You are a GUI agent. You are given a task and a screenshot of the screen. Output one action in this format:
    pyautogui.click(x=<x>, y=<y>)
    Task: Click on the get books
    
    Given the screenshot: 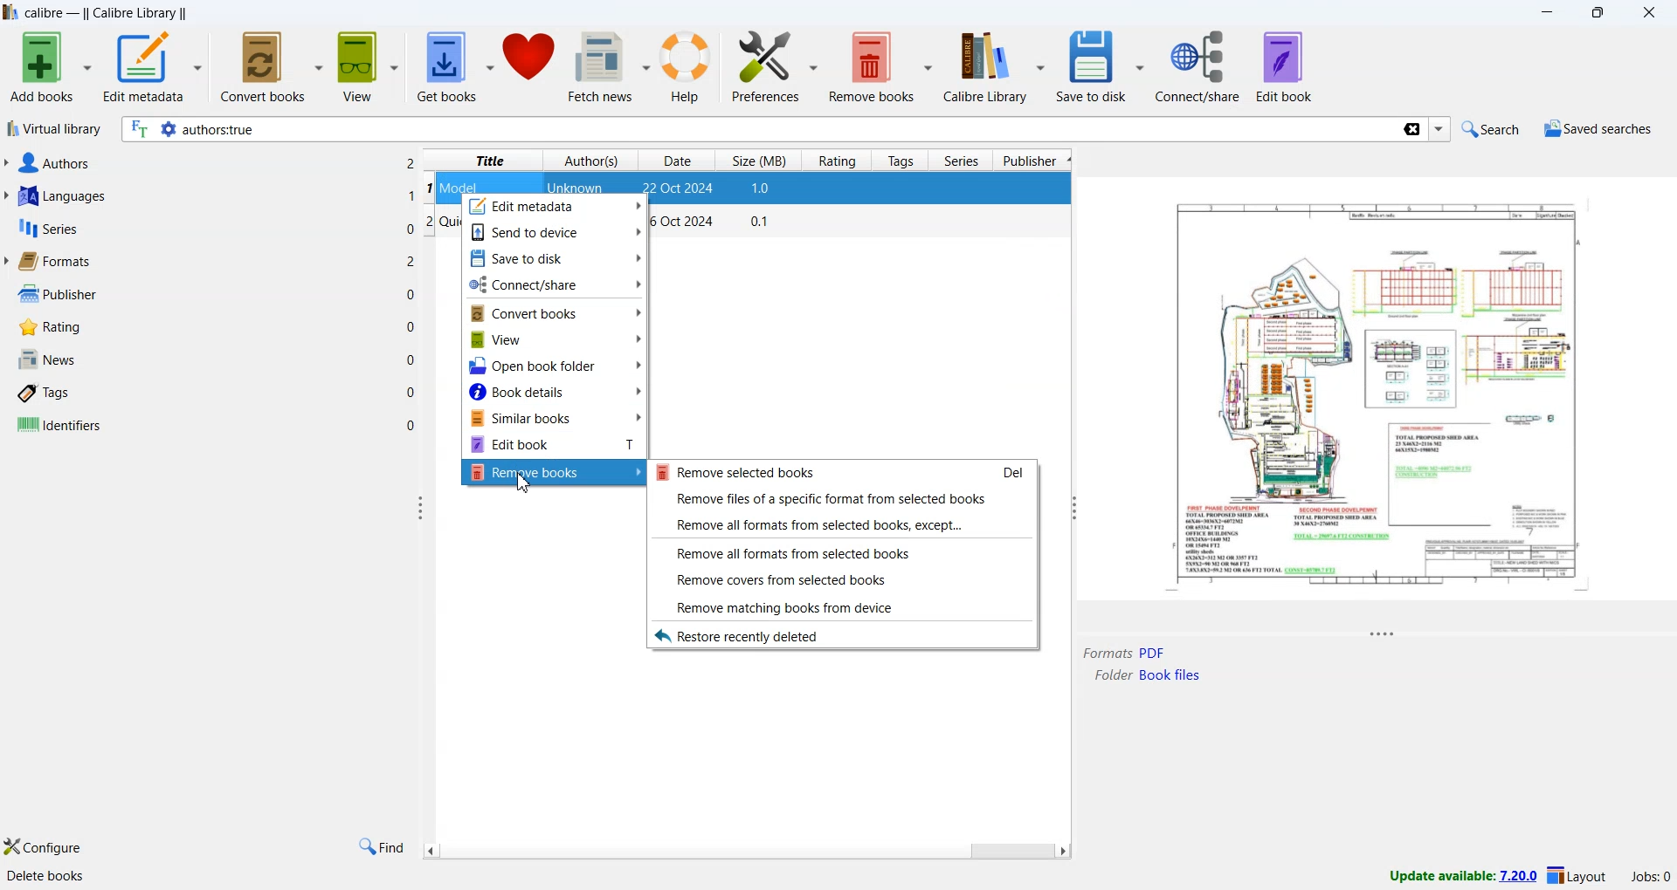 What is the action you would take?
    pyautogui.click(x=455, y=68)
    